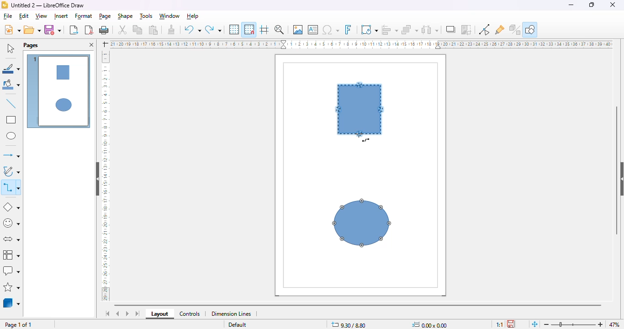 The height and width of the screenshot is (329, 624). Describe the element at coordinates (11, 120) in the screenshot. I see `rectangle` at that location.